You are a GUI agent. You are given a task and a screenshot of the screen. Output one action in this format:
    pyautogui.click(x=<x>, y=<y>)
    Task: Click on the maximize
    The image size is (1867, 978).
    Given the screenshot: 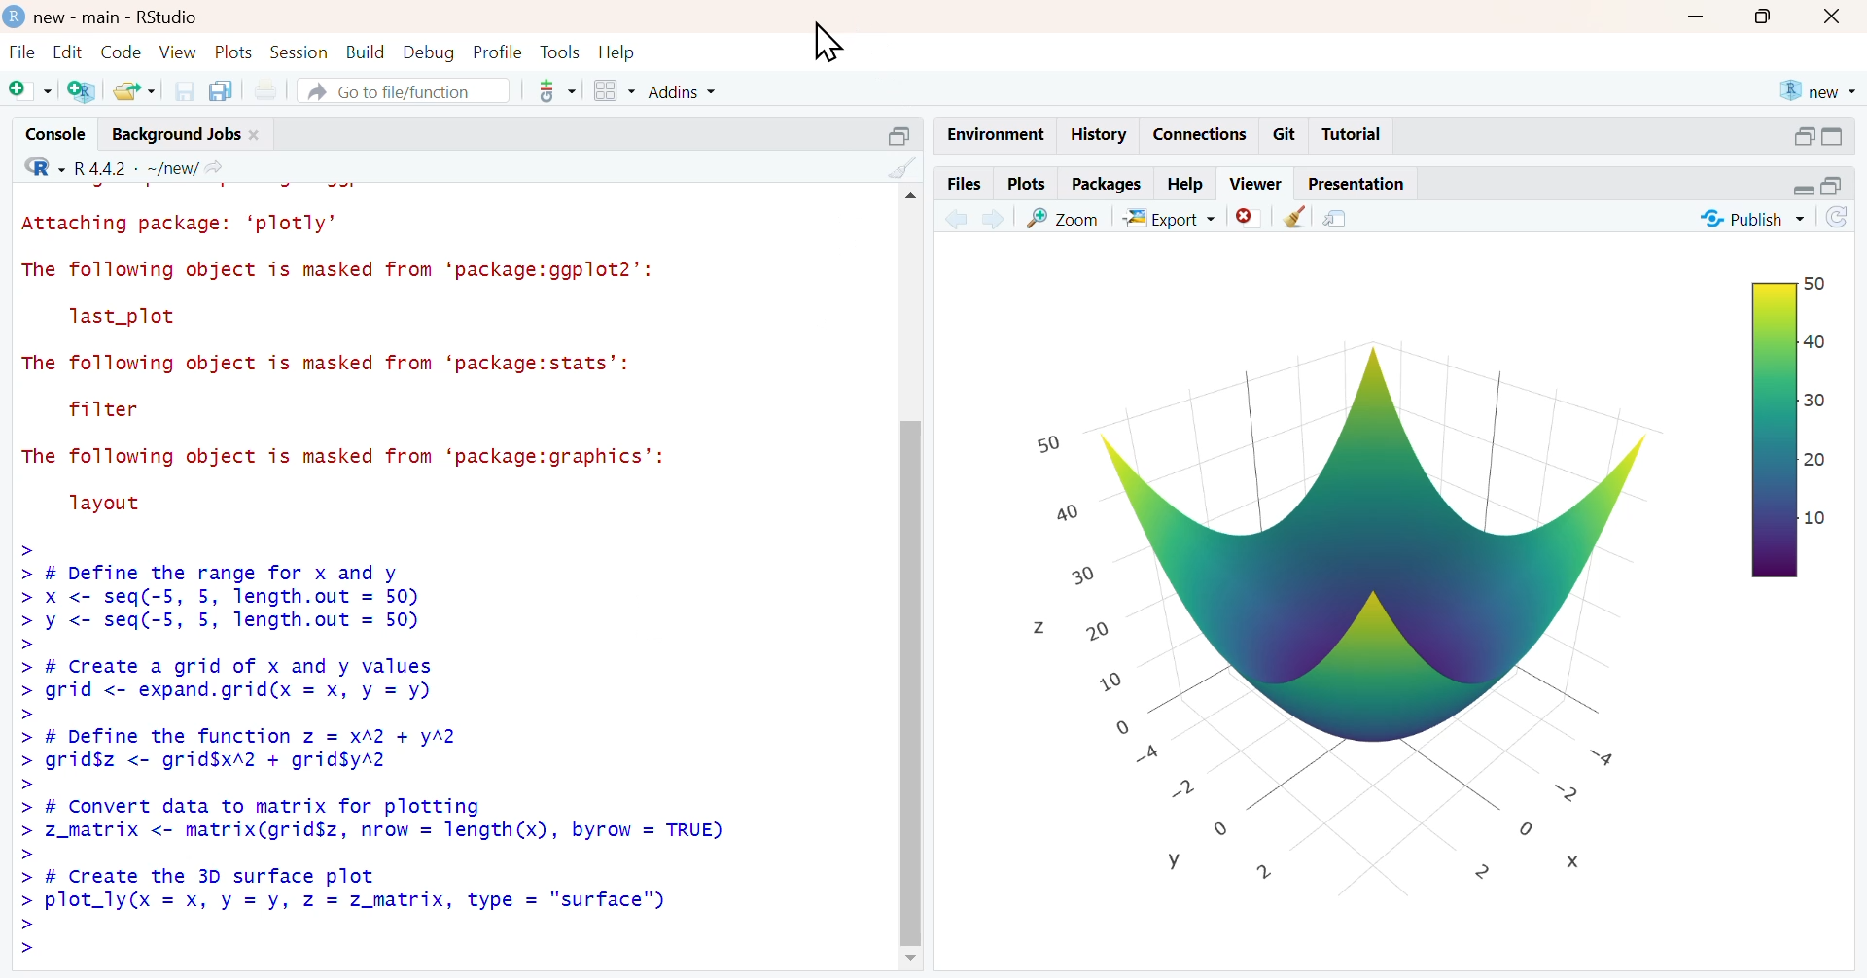 What is the action you would take?
    pyautogui.click(x=1768, y=15)
    